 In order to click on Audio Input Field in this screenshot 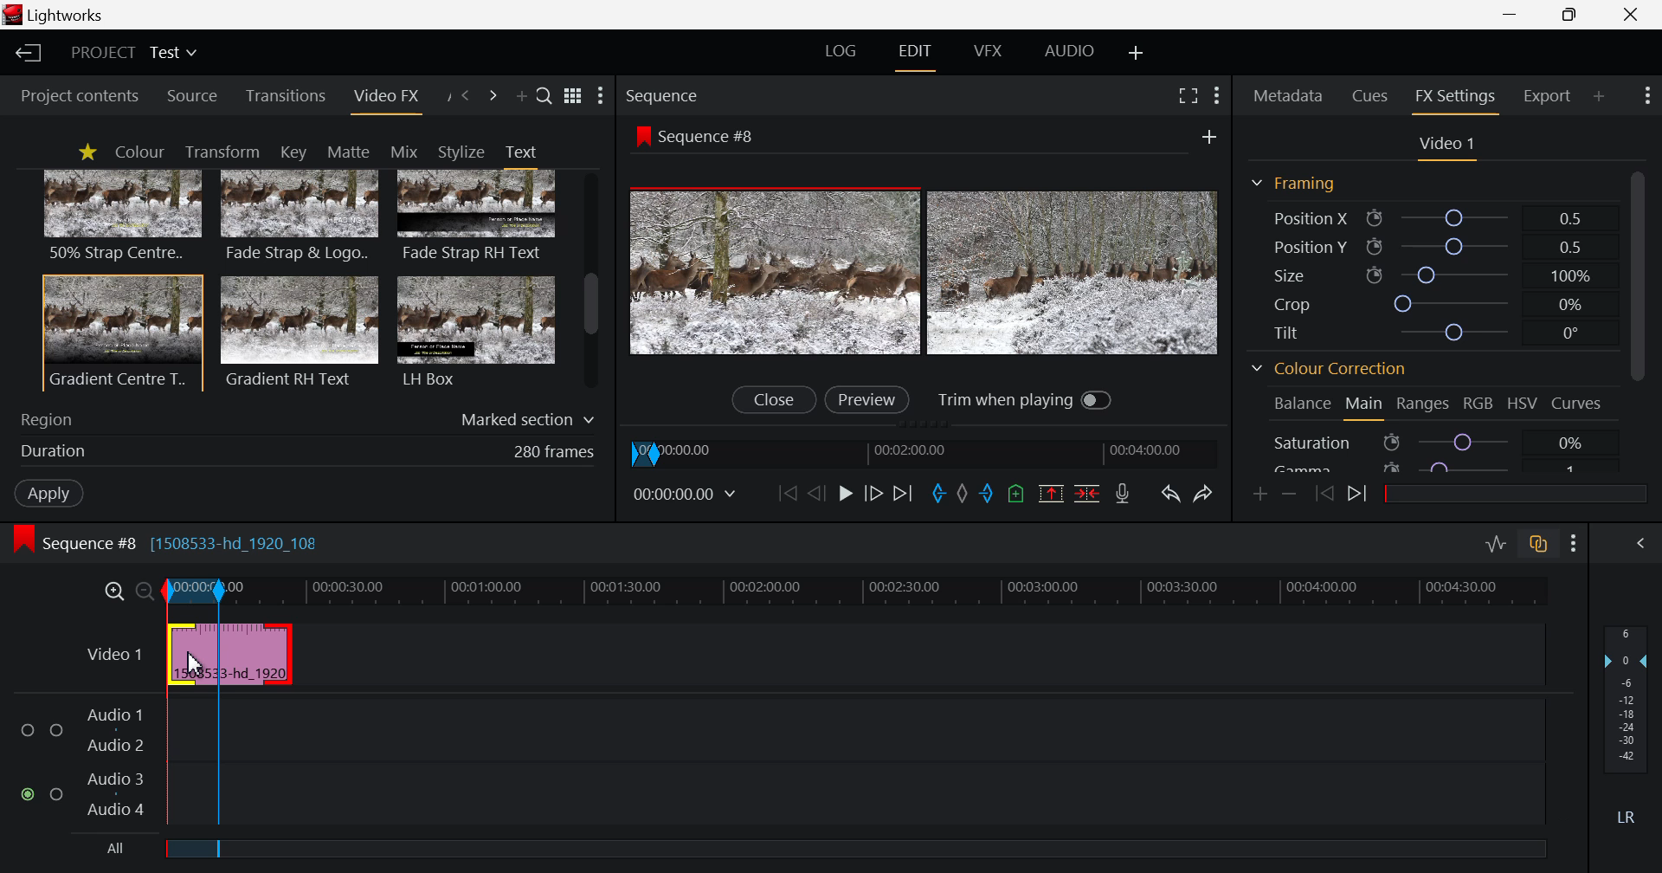, I will do `click(858, 759)`.